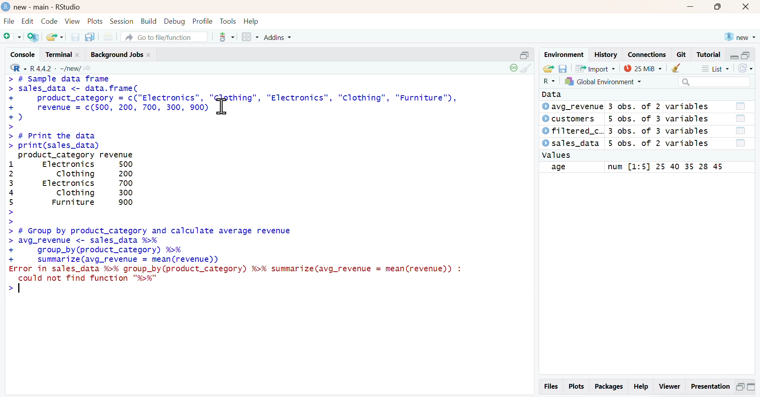 The height and width of the screenshot is (397, 760). I want to click on Environment, so click(564, 55).